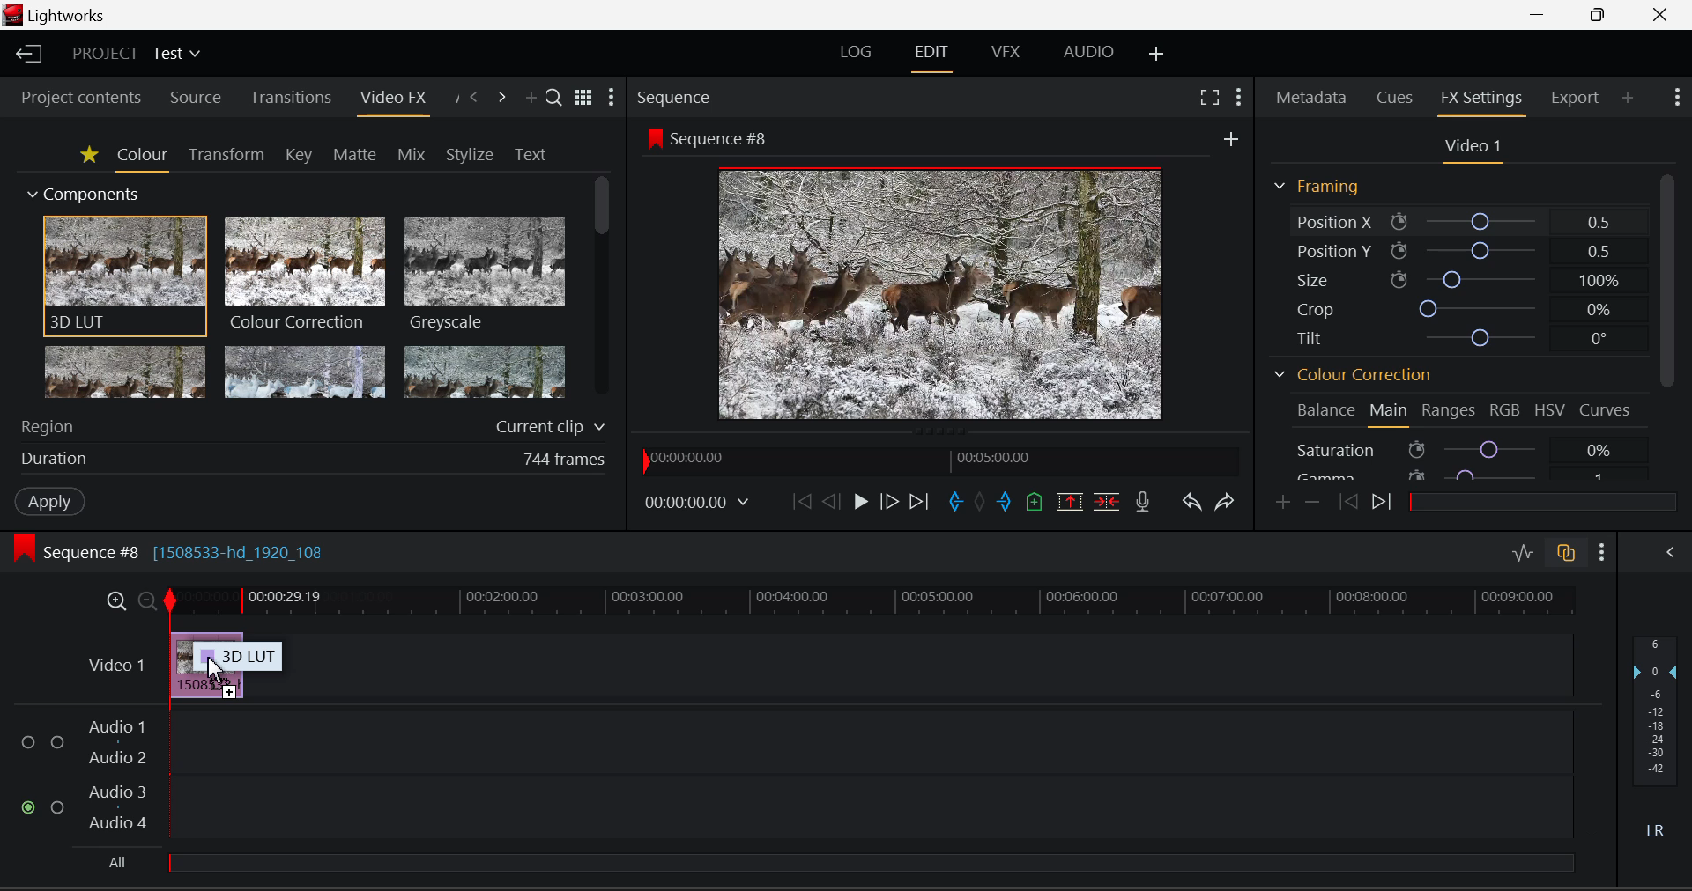 This screenshot has height=891, width=1692. What do you see at coordinates (115, 600) in the screenshot?
I see `Timeline Zoom In` at bounding box center [115, 600].